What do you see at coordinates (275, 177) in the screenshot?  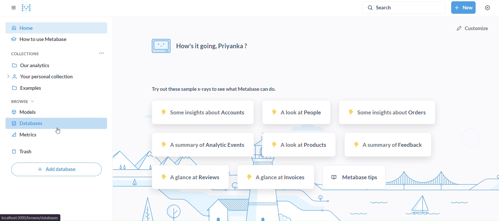 I see `a glance at invoices` at bounding box center [275, 177].